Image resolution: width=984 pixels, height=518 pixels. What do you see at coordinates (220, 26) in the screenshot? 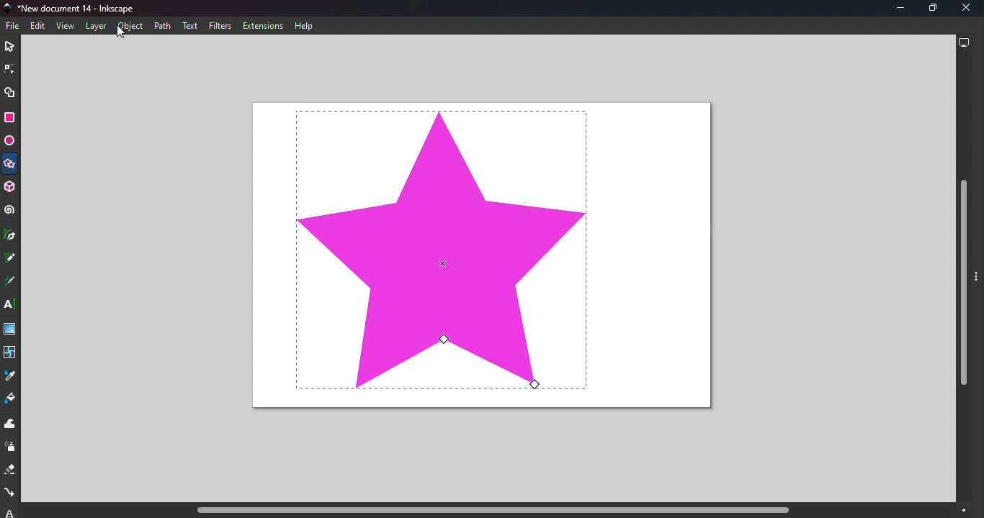
I see `Filters` at bounding box center [220, 26].